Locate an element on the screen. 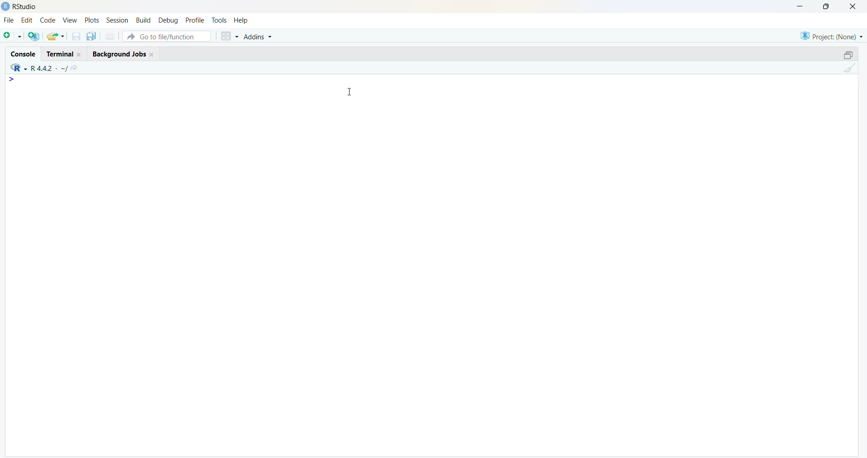  cursor is located at coordinates (350, 93).